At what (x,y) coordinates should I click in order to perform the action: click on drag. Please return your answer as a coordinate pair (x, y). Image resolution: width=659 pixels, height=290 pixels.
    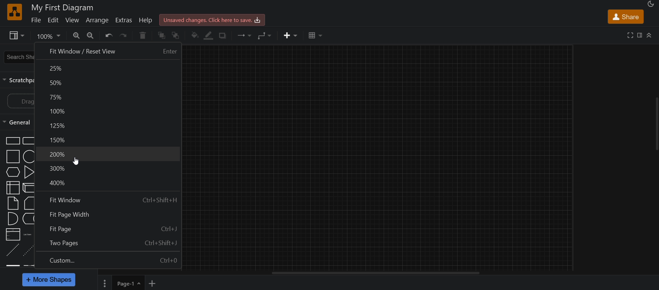
    Looking at the image, I should click on (24, 101).